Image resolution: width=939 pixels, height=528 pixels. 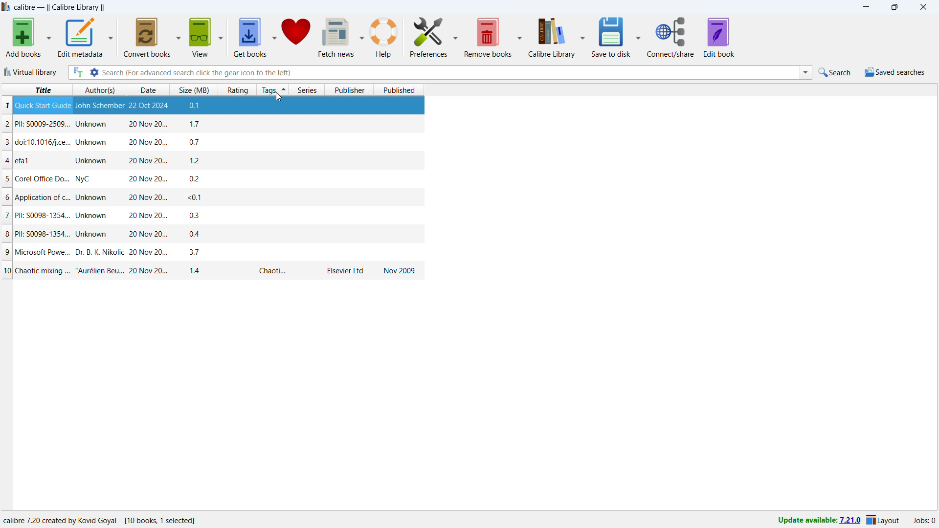 What do you see at coordinates (213, 253) in the screenshot?
I see `one book entry` at bounding box center [213, 253].